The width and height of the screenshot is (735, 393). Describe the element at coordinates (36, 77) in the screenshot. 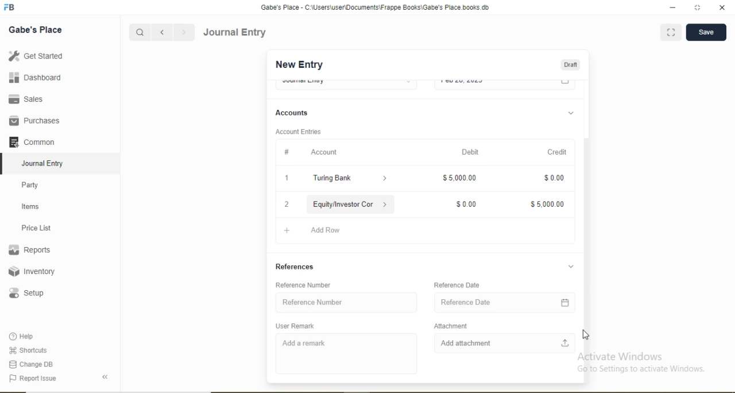

I see `Dashboard` at that location.